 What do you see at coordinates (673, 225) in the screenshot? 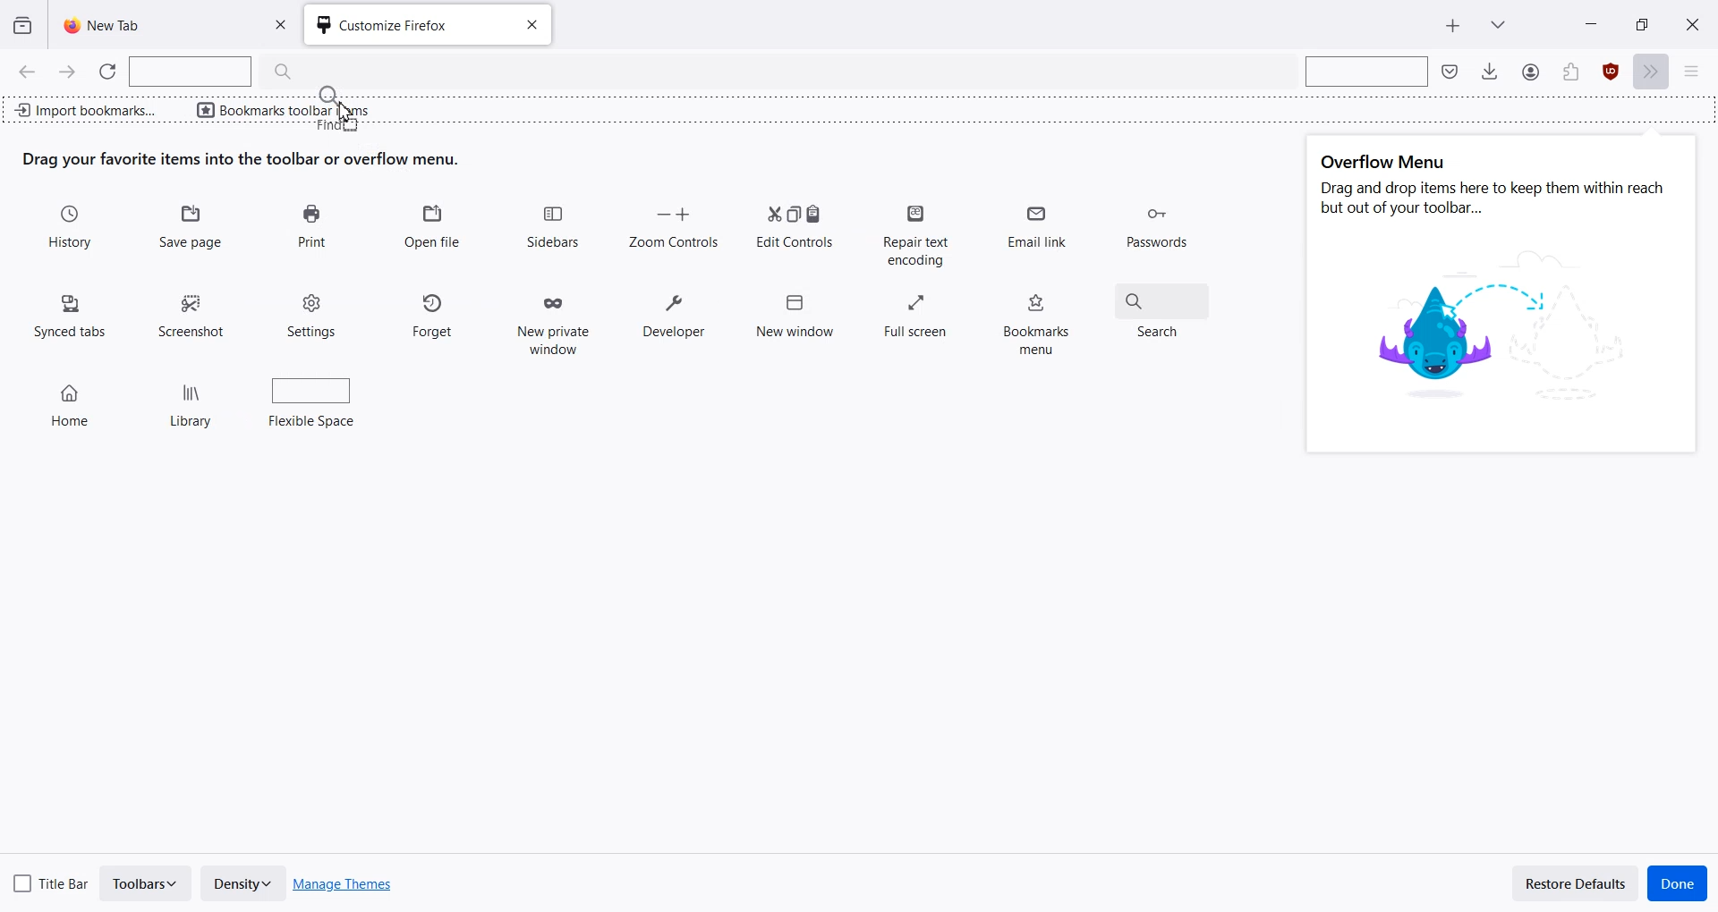
I see `Zoom Controls` at bounding box center [673, 225].